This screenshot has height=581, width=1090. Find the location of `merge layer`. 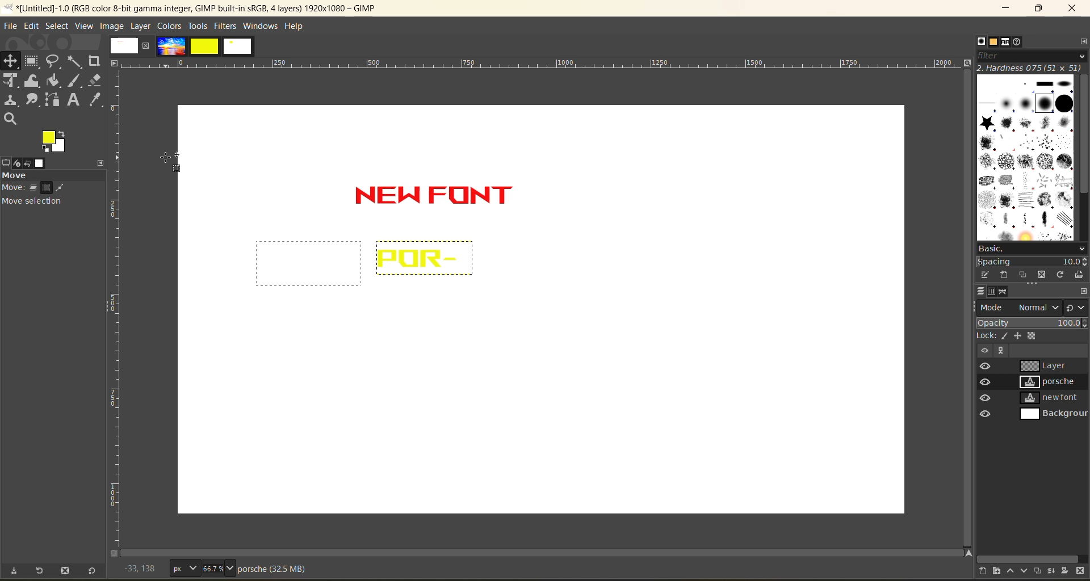

merge layer is located at coordinates (1053, 570).